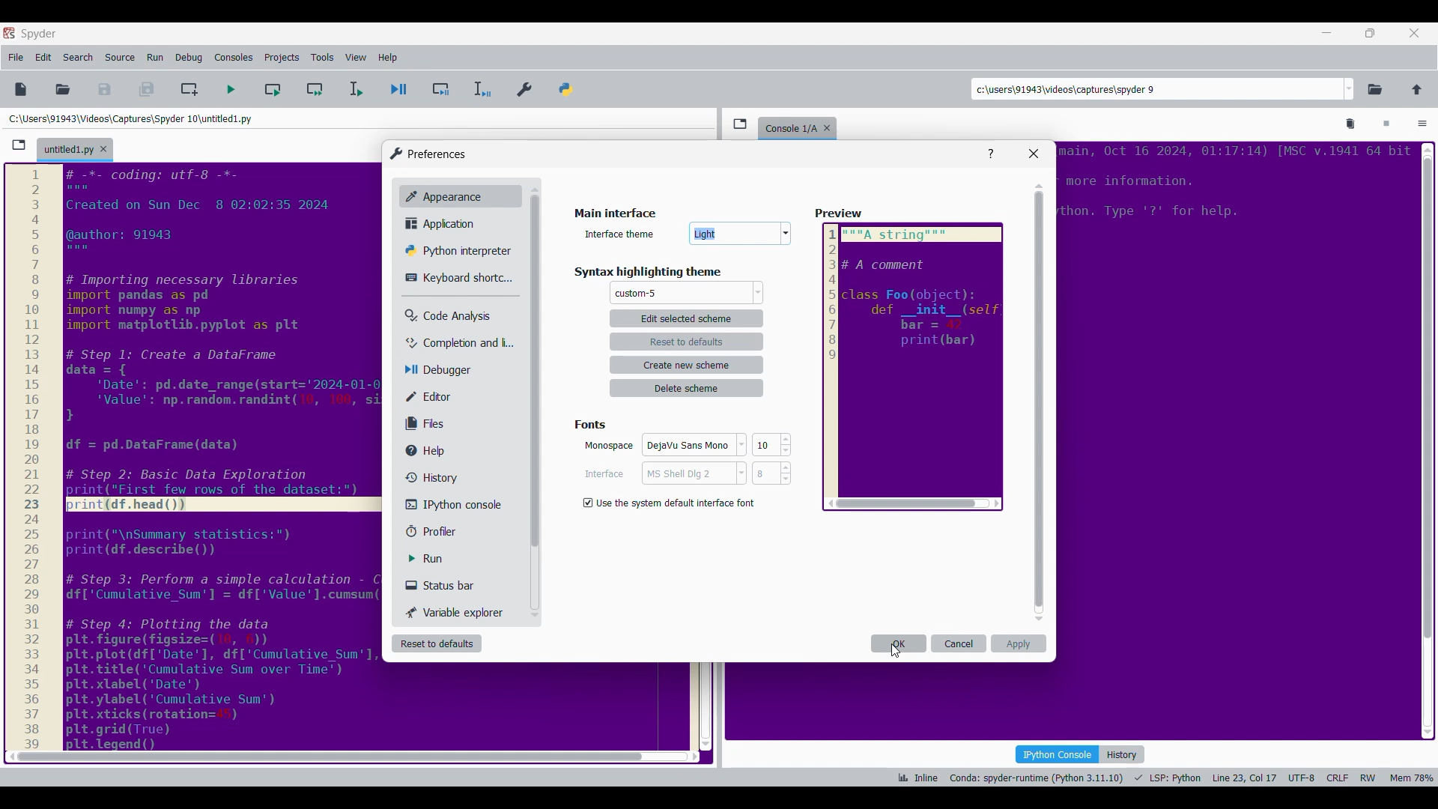 This screenshot has height=809, width=1438. Describe the element at coordinates (1375, 89) in the screenshot. I see `Browse a working directory` at that location.